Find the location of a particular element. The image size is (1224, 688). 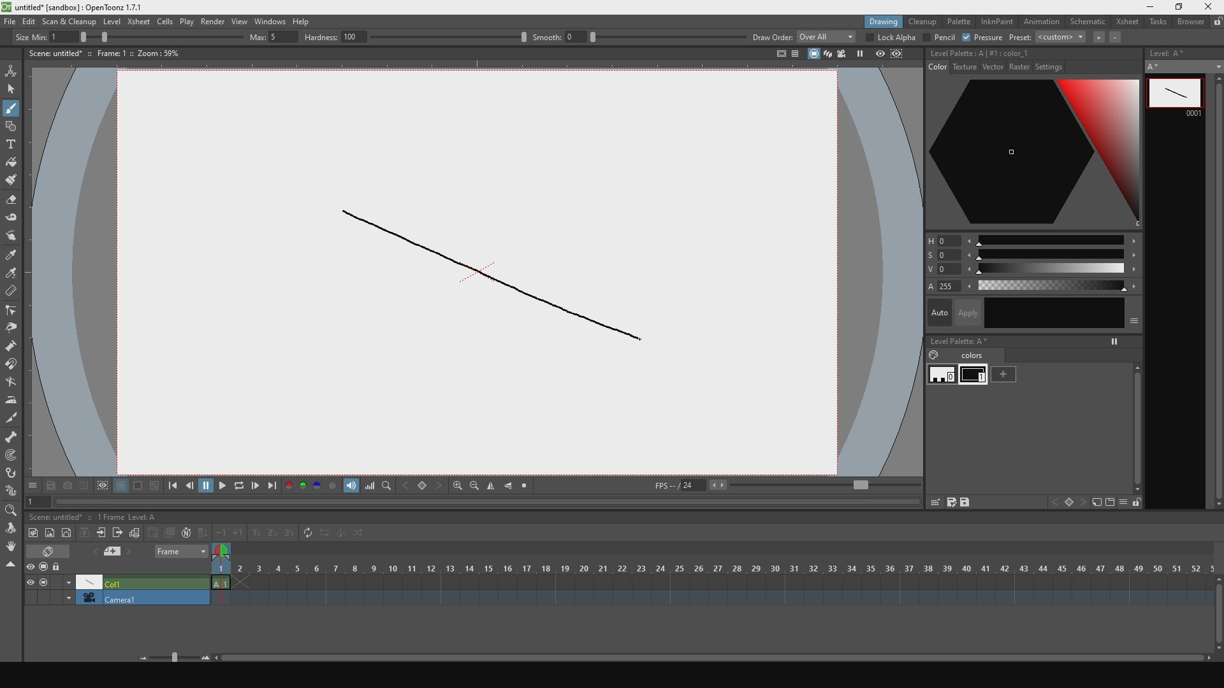

help is located at coordinates (306, 19).